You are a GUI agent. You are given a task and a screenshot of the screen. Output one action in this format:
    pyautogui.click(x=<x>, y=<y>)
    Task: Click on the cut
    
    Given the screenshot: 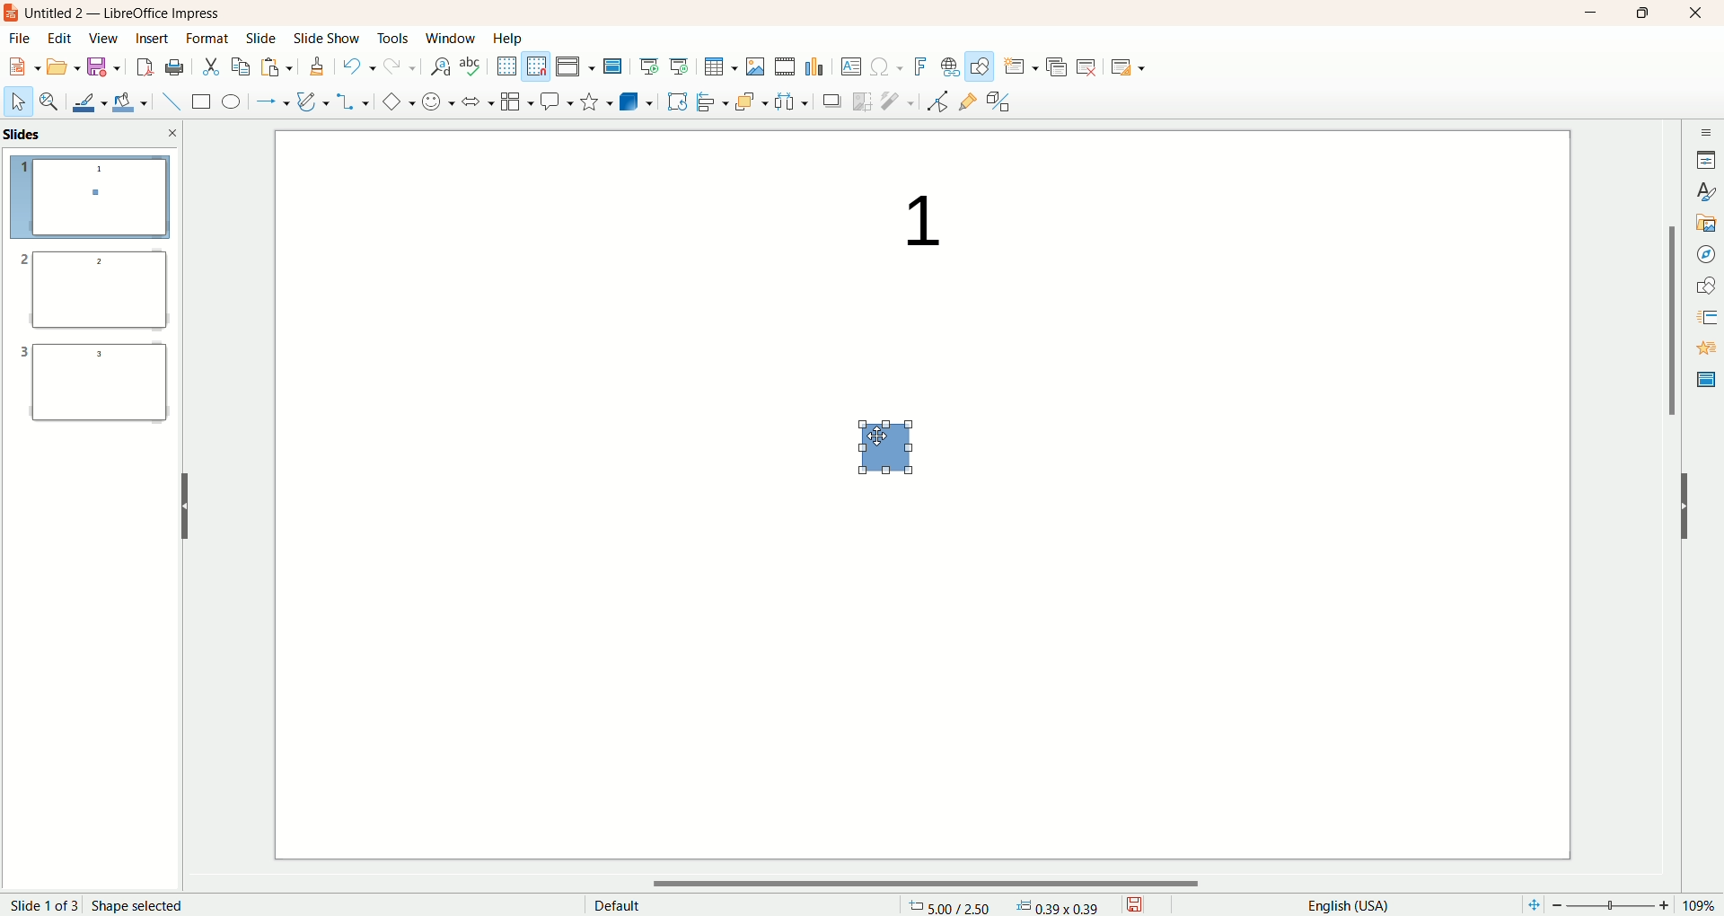 What is the action you would take?
    pyautogui.click(x=212, y=66)
    